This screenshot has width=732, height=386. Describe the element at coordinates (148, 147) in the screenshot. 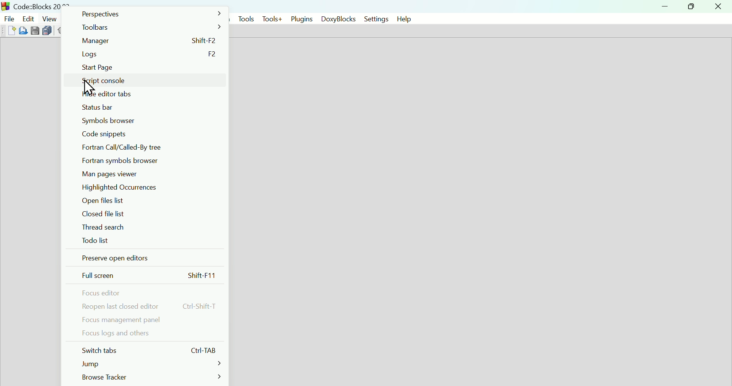

I see `Fortran call/called  by tree` at that location.